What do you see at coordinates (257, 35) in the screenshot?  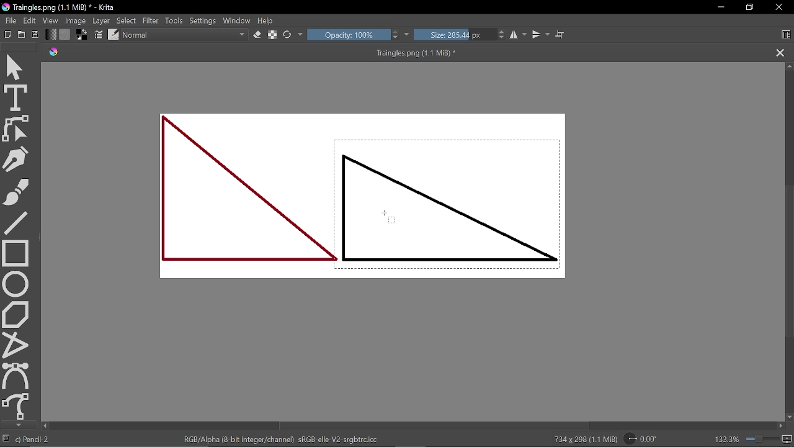 I see `Eraser` at bounding box center [257, 35].